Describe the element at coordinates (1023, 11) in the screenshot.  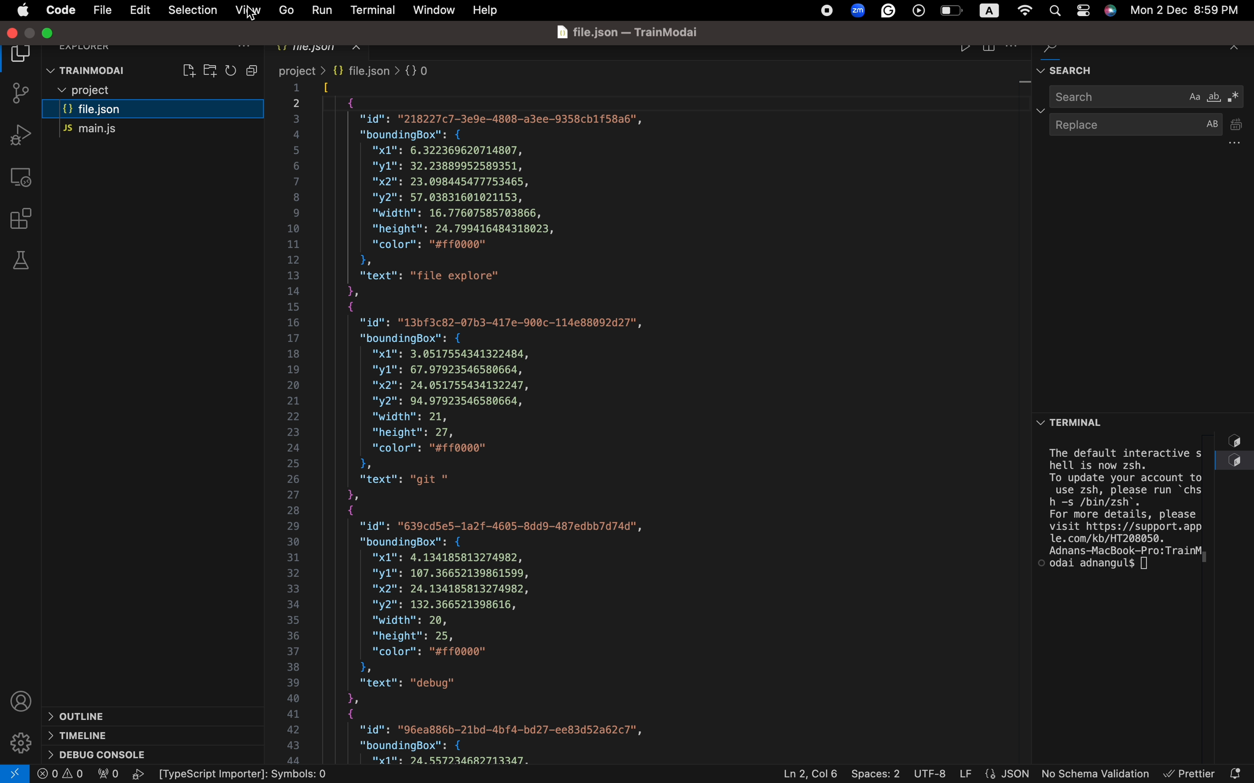
I see `global settings` at that location.